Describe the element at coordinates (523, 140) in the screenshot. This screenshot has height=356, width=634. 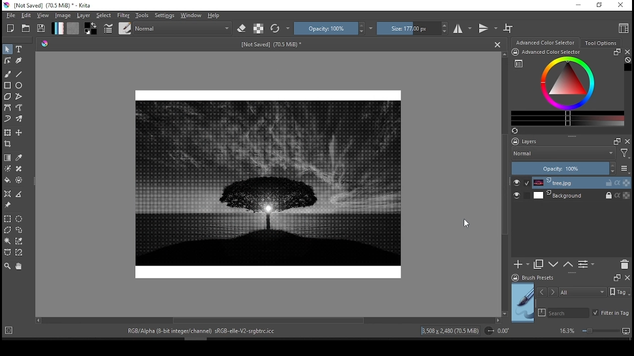
I see `layers` at that location.